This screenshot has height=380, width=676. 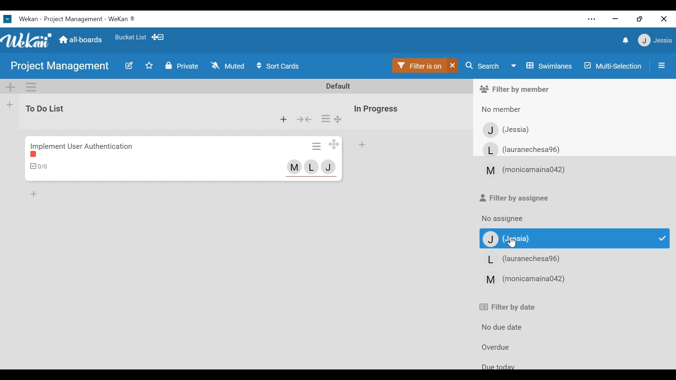 I want to click on Checklist, so click(x=39, y=167).